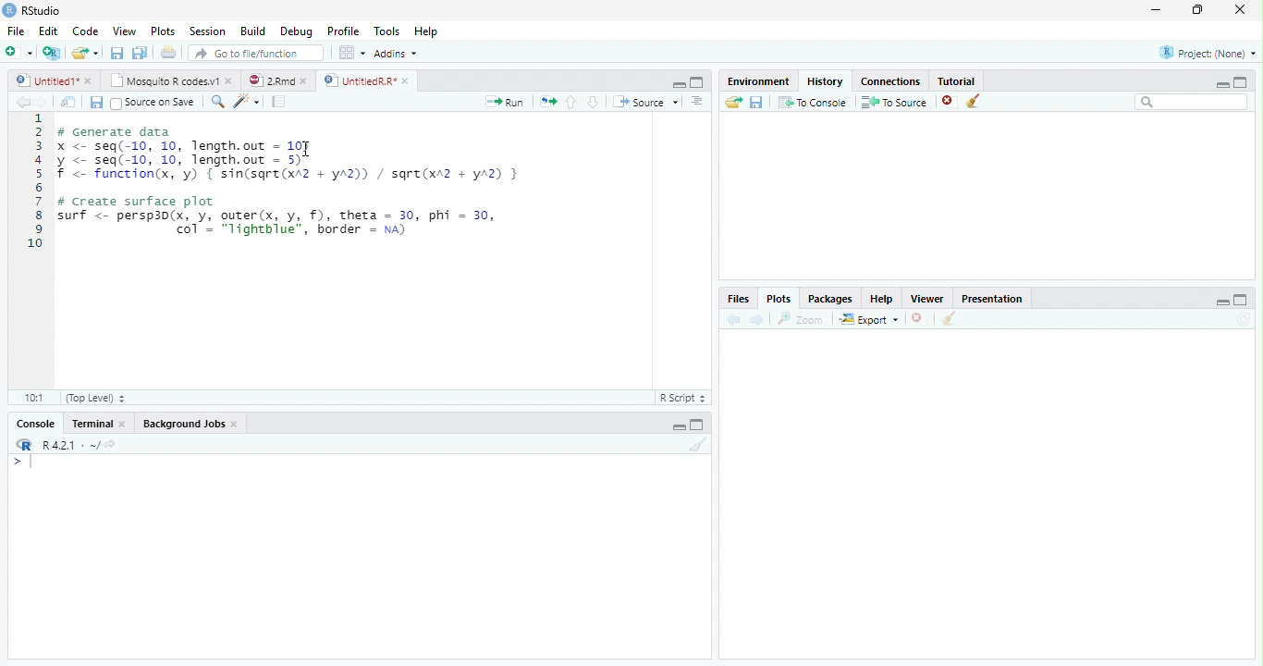 The image size is (1263, 666). What do you see at coordinates (22, 444) in the screenshot?
I see `R` at bounding box center [22, 444].